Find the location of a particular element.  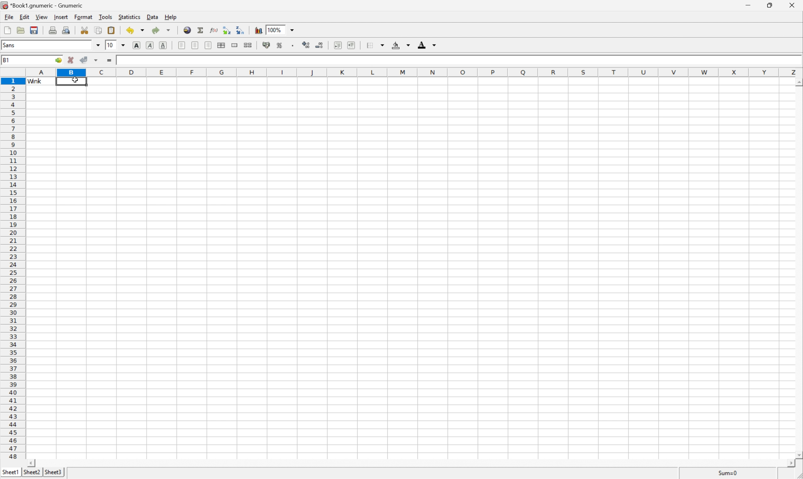

enter formula is located at coordinates (109, 61).